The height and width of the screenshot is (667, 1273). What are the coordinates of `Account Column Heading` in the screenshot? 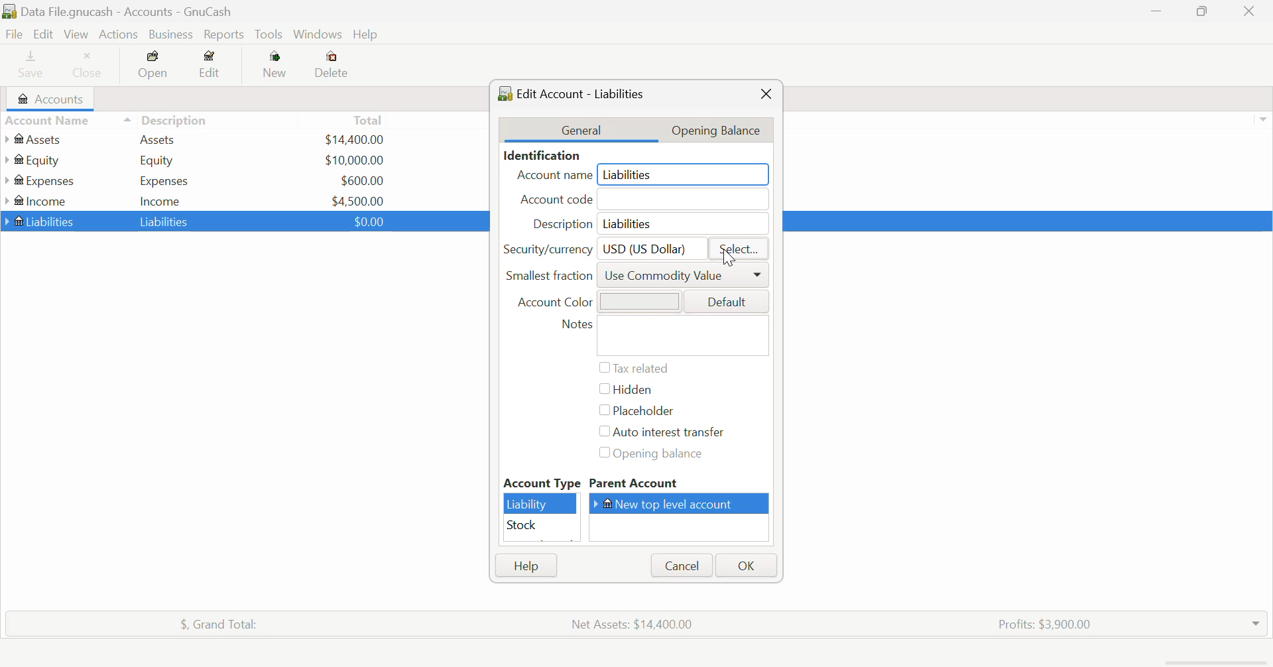 It's located at (50, 121).